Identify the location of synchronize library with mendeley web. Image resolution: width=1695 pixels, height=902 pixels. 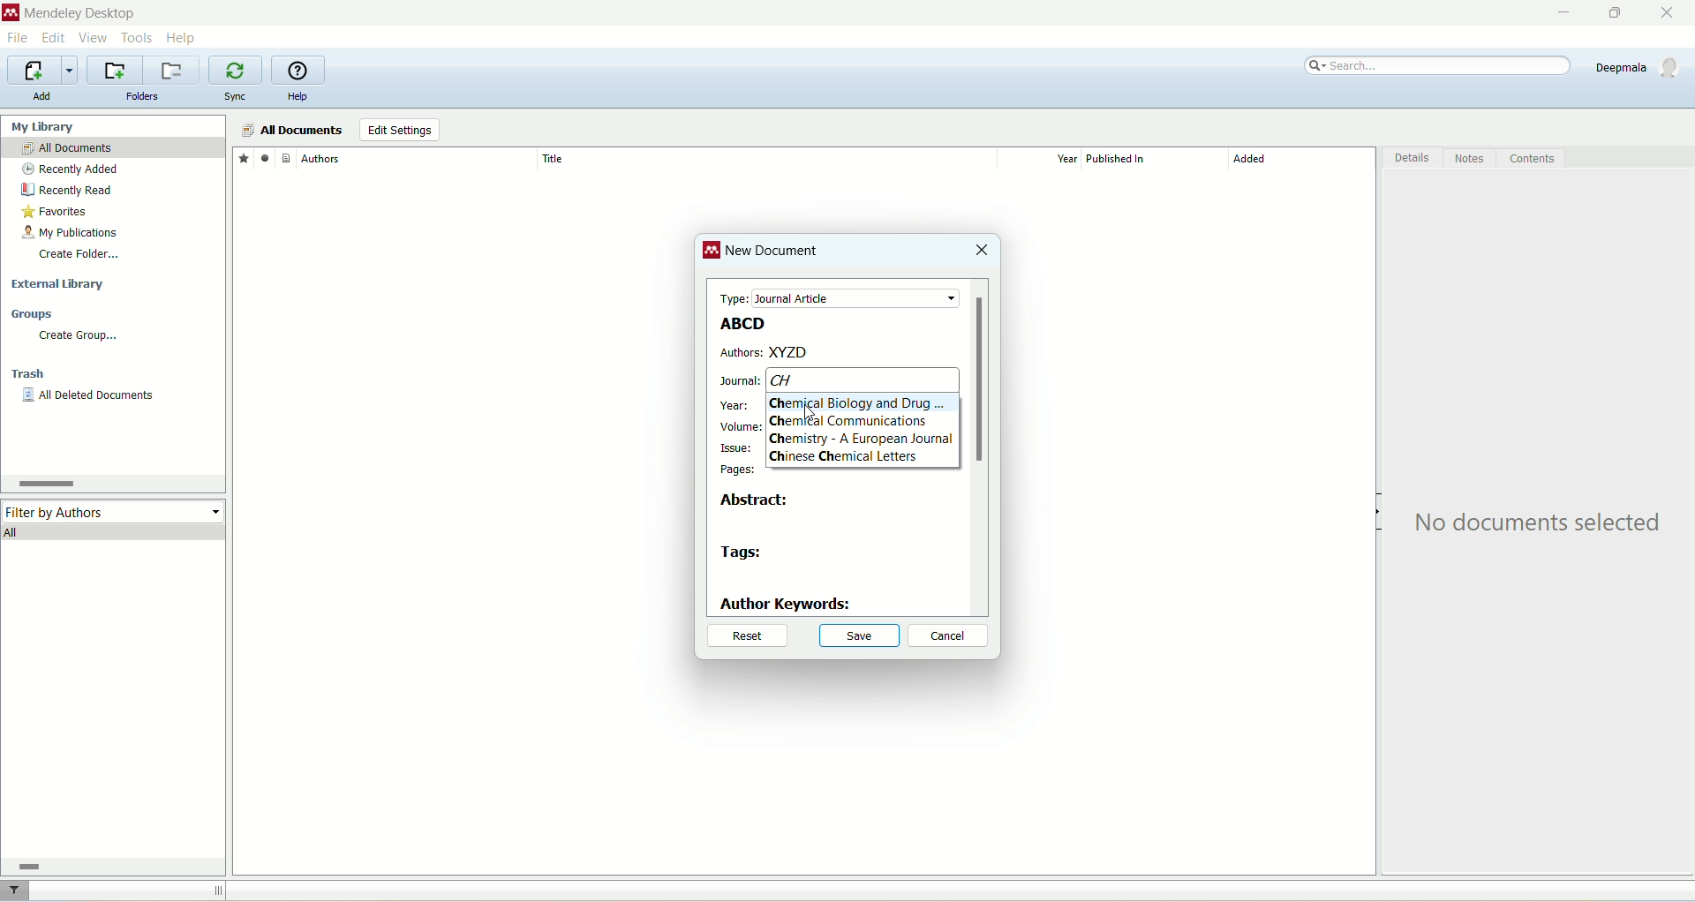
(237, 71).